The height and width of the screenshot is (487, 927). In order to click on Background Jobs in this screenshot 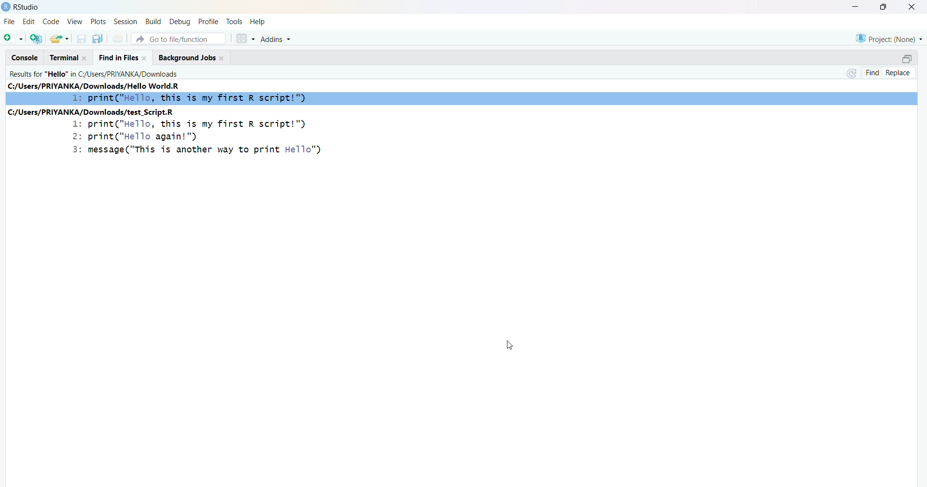, I will do `click(187, 58)`.